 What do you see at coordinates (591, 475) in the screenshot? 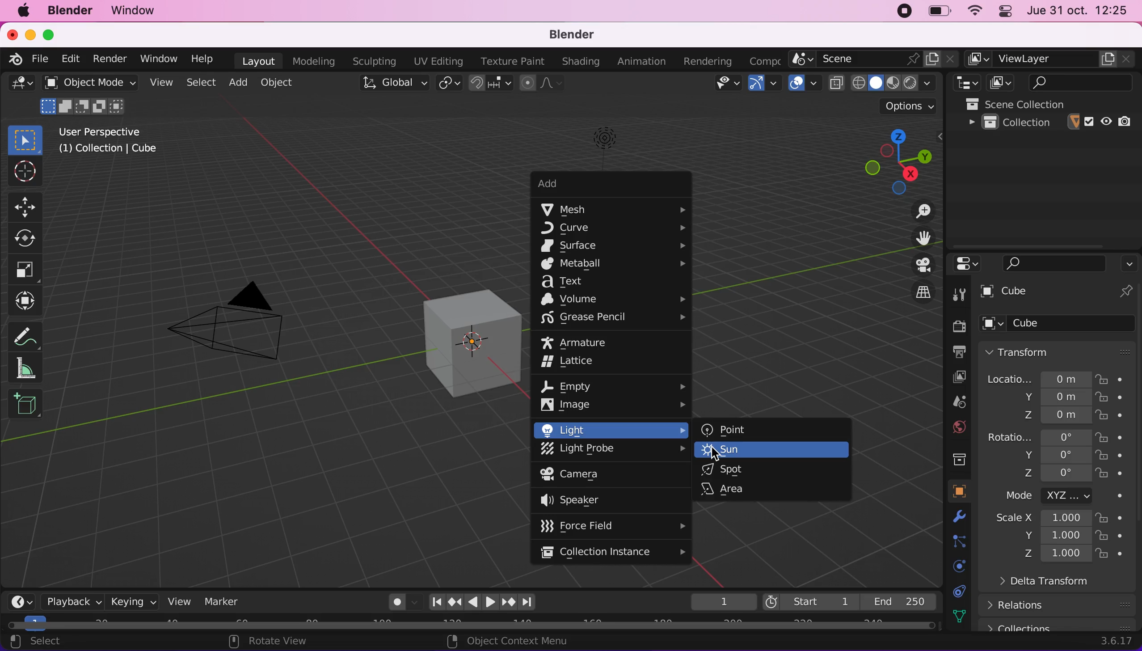
I see `camera` at bounding box center [591, 475].